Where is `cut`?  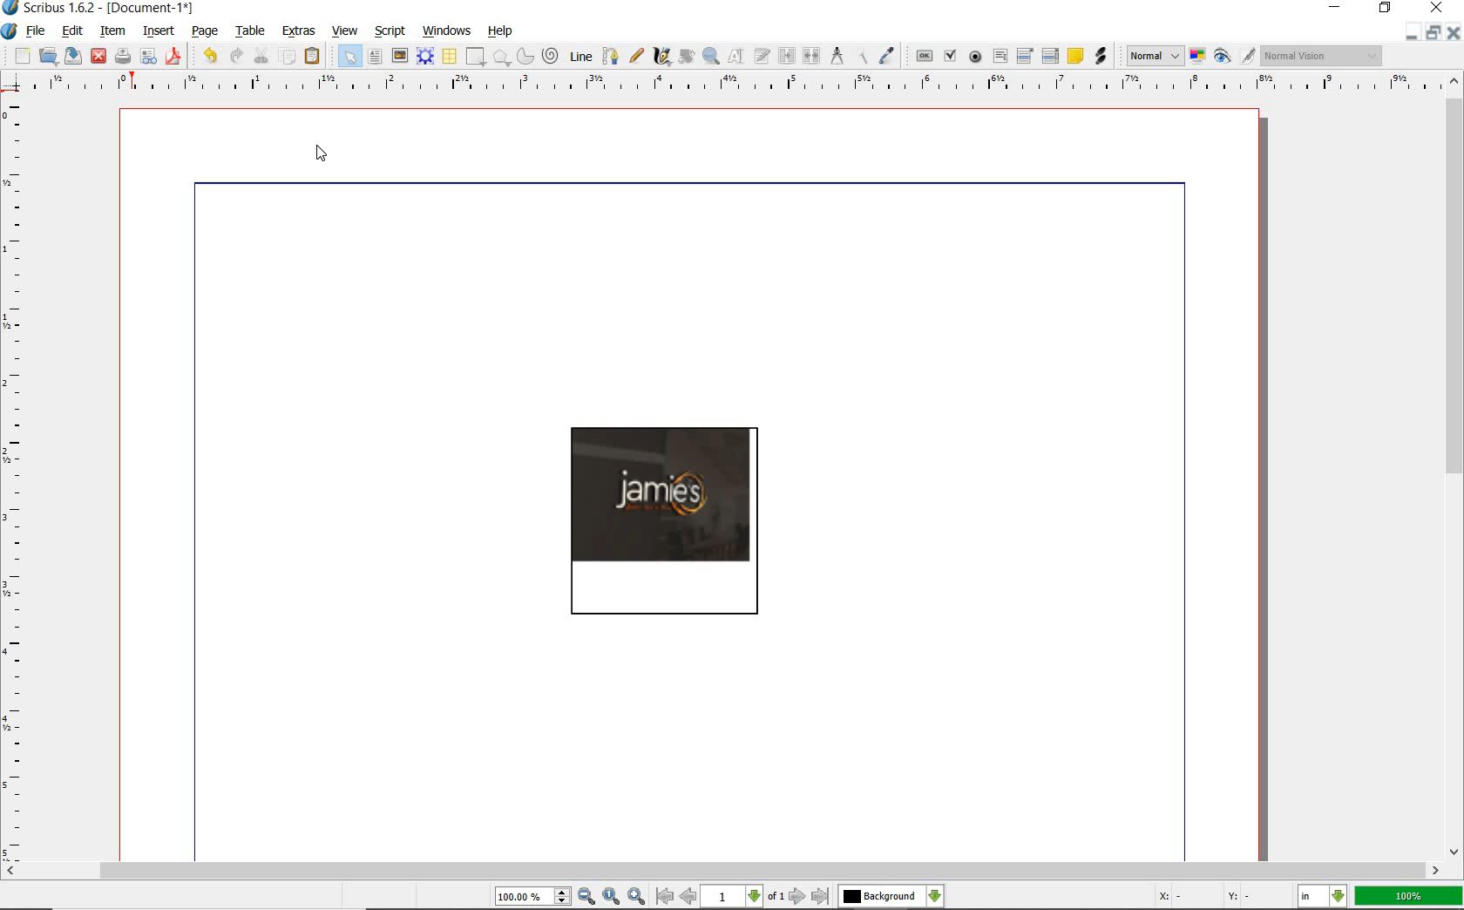 cut is located at coordinates (261, 56).